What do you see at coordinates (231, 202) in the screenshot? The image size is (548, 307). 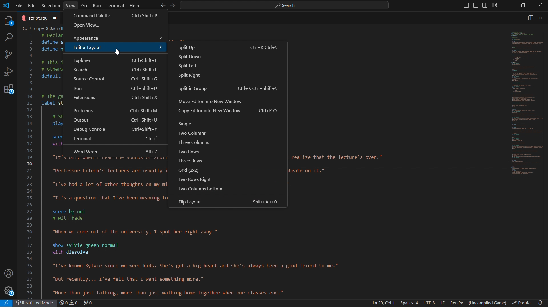 I see `Flip Layout   shift+alt+0` at bounding box center [231, 202].